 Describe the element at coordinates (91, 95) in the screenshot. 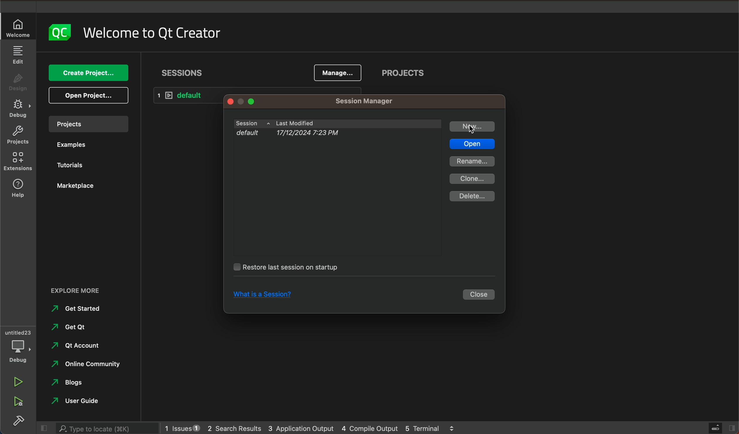

I see `open project` at that location.